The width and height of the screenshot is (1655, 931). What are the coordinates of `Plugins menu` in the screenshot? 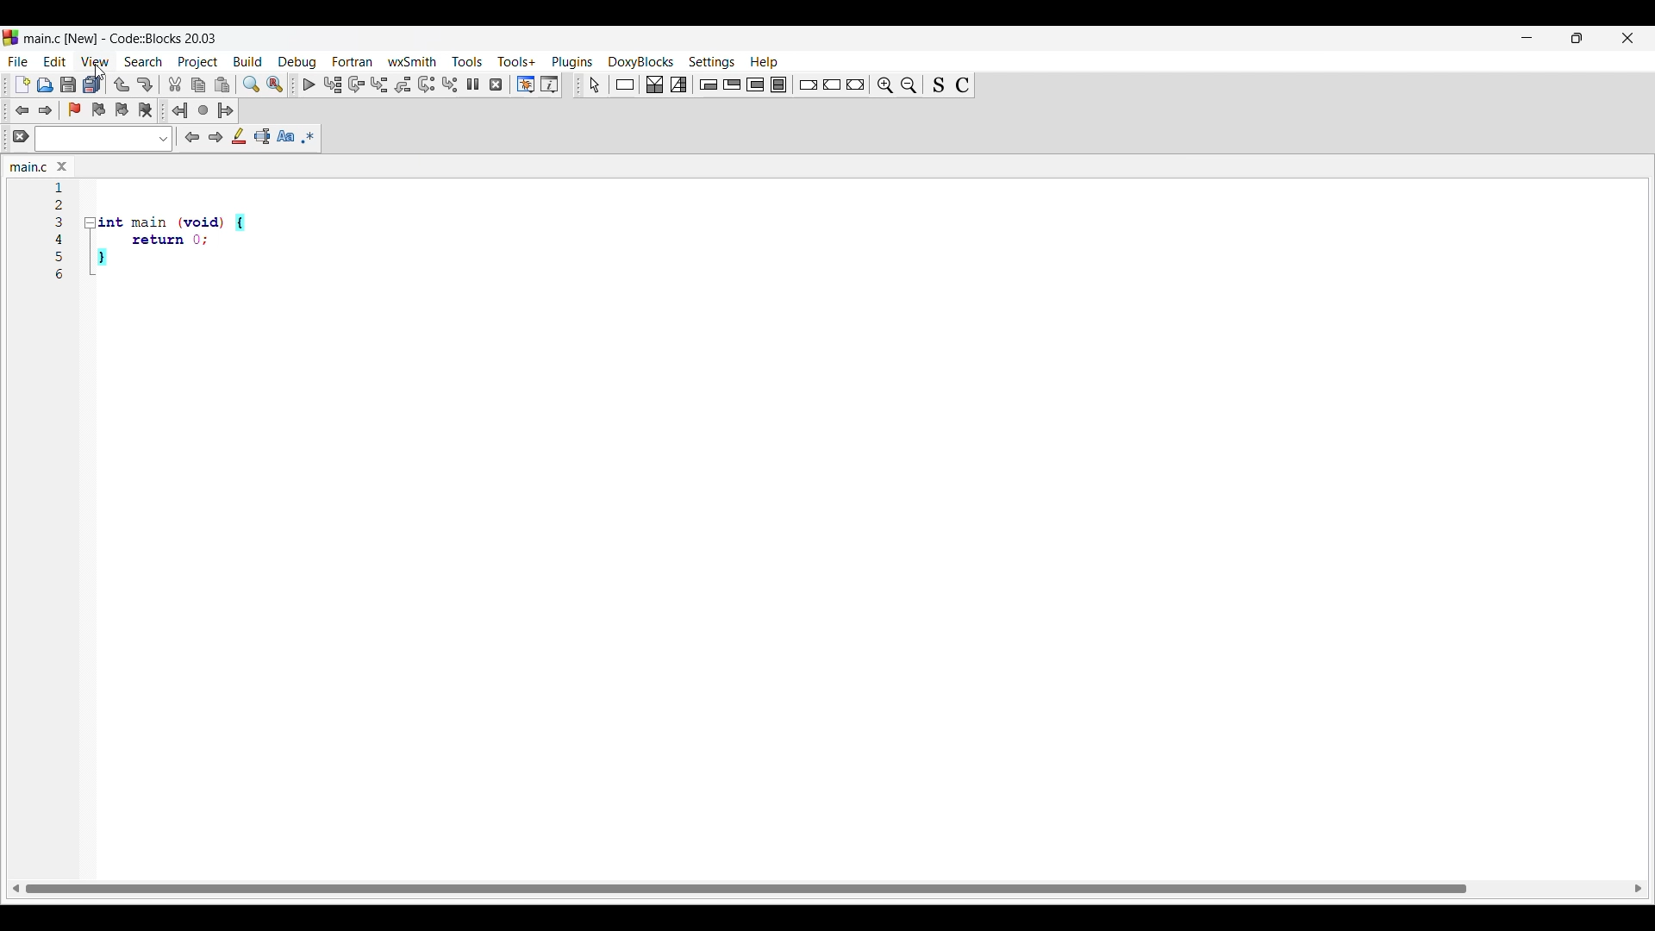 It's located at (572, 62).